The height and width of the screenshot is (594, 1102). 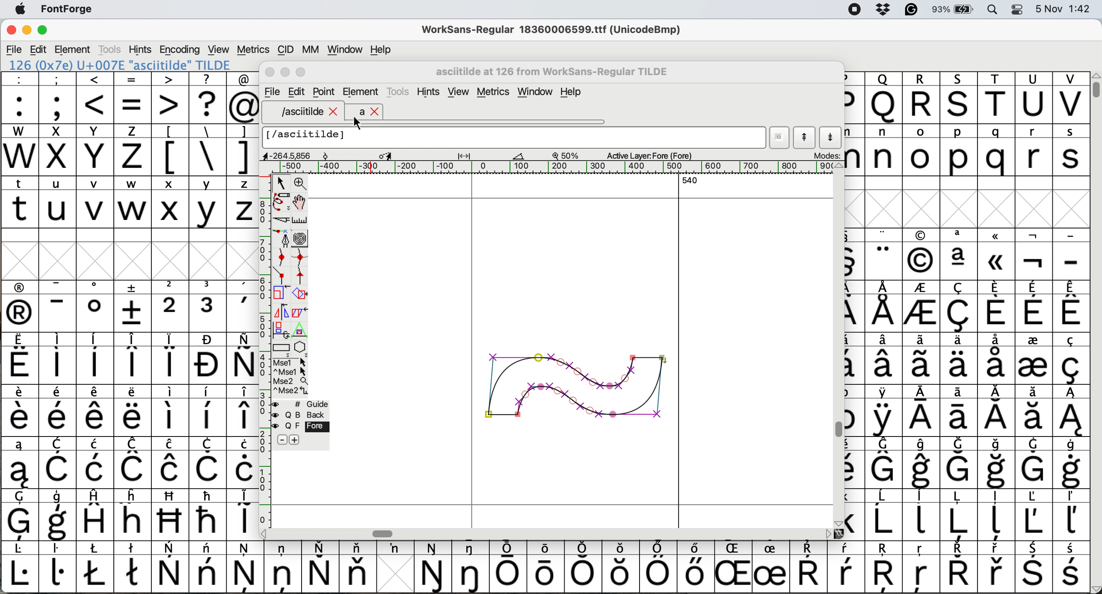 What do you see at coordinates (57, 150) in the screenshot?
I see `x` at bounding box center [57, 150].